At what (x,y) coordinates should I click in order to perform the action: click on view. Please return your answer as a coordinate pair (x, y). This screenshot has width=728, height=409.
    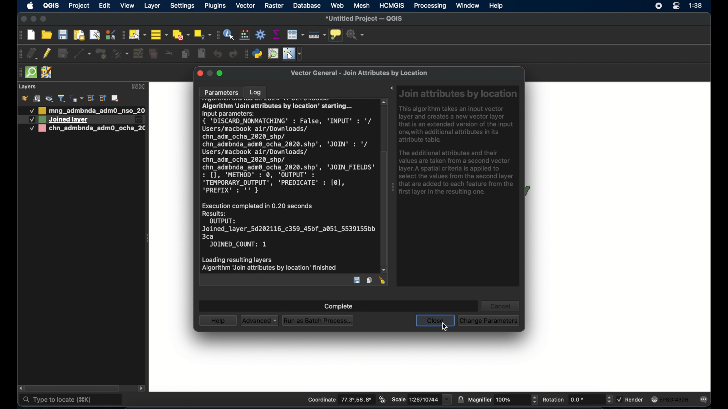
    Looking at the image, I should click on (127, 6).